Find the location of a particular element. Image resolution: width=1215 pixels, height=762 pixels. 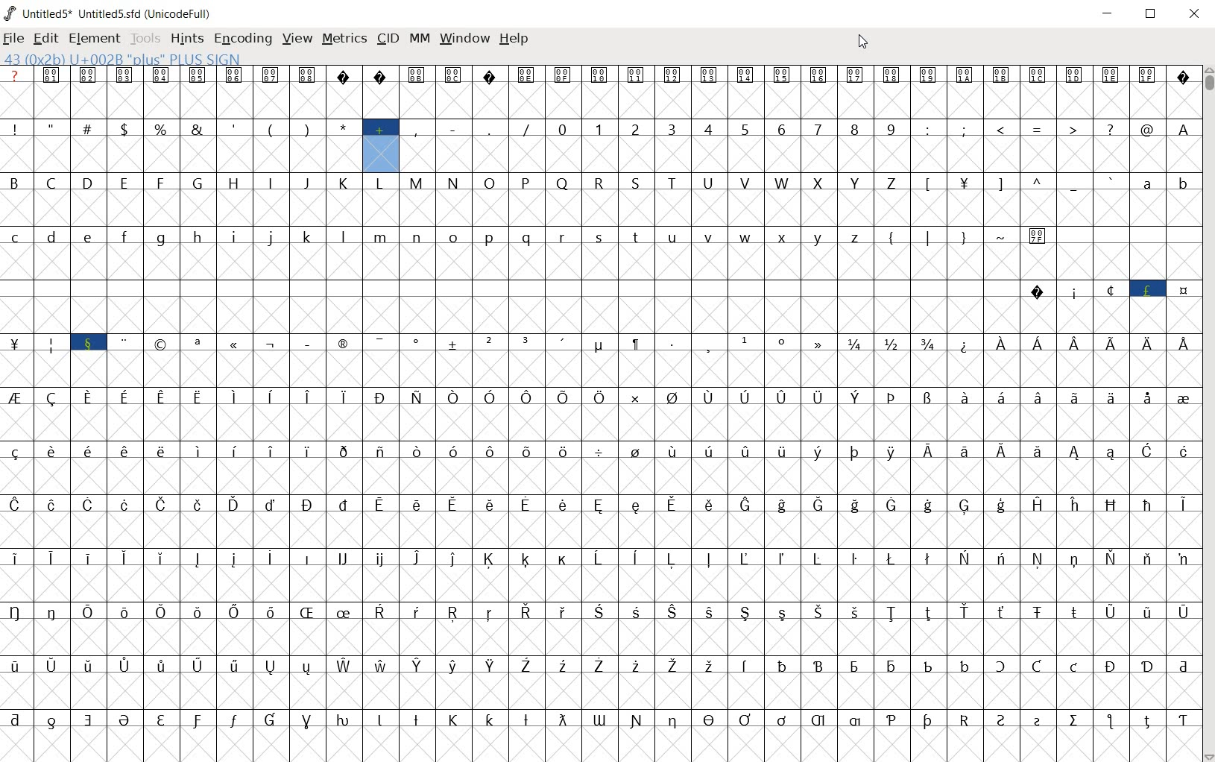

file is located at coordinates (13, 40).